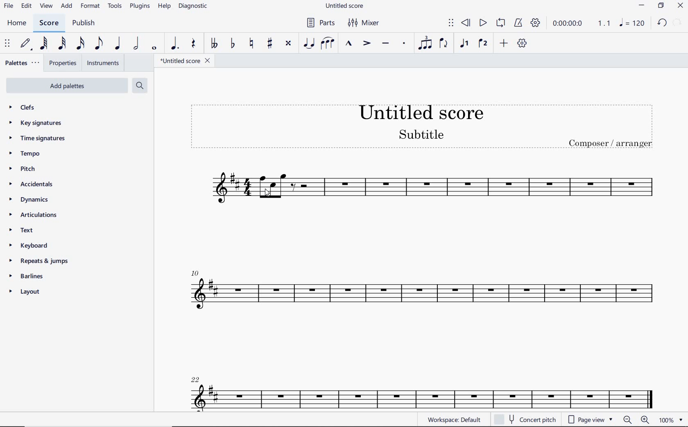  I want to click on FILE NAME, so click(183, 61).